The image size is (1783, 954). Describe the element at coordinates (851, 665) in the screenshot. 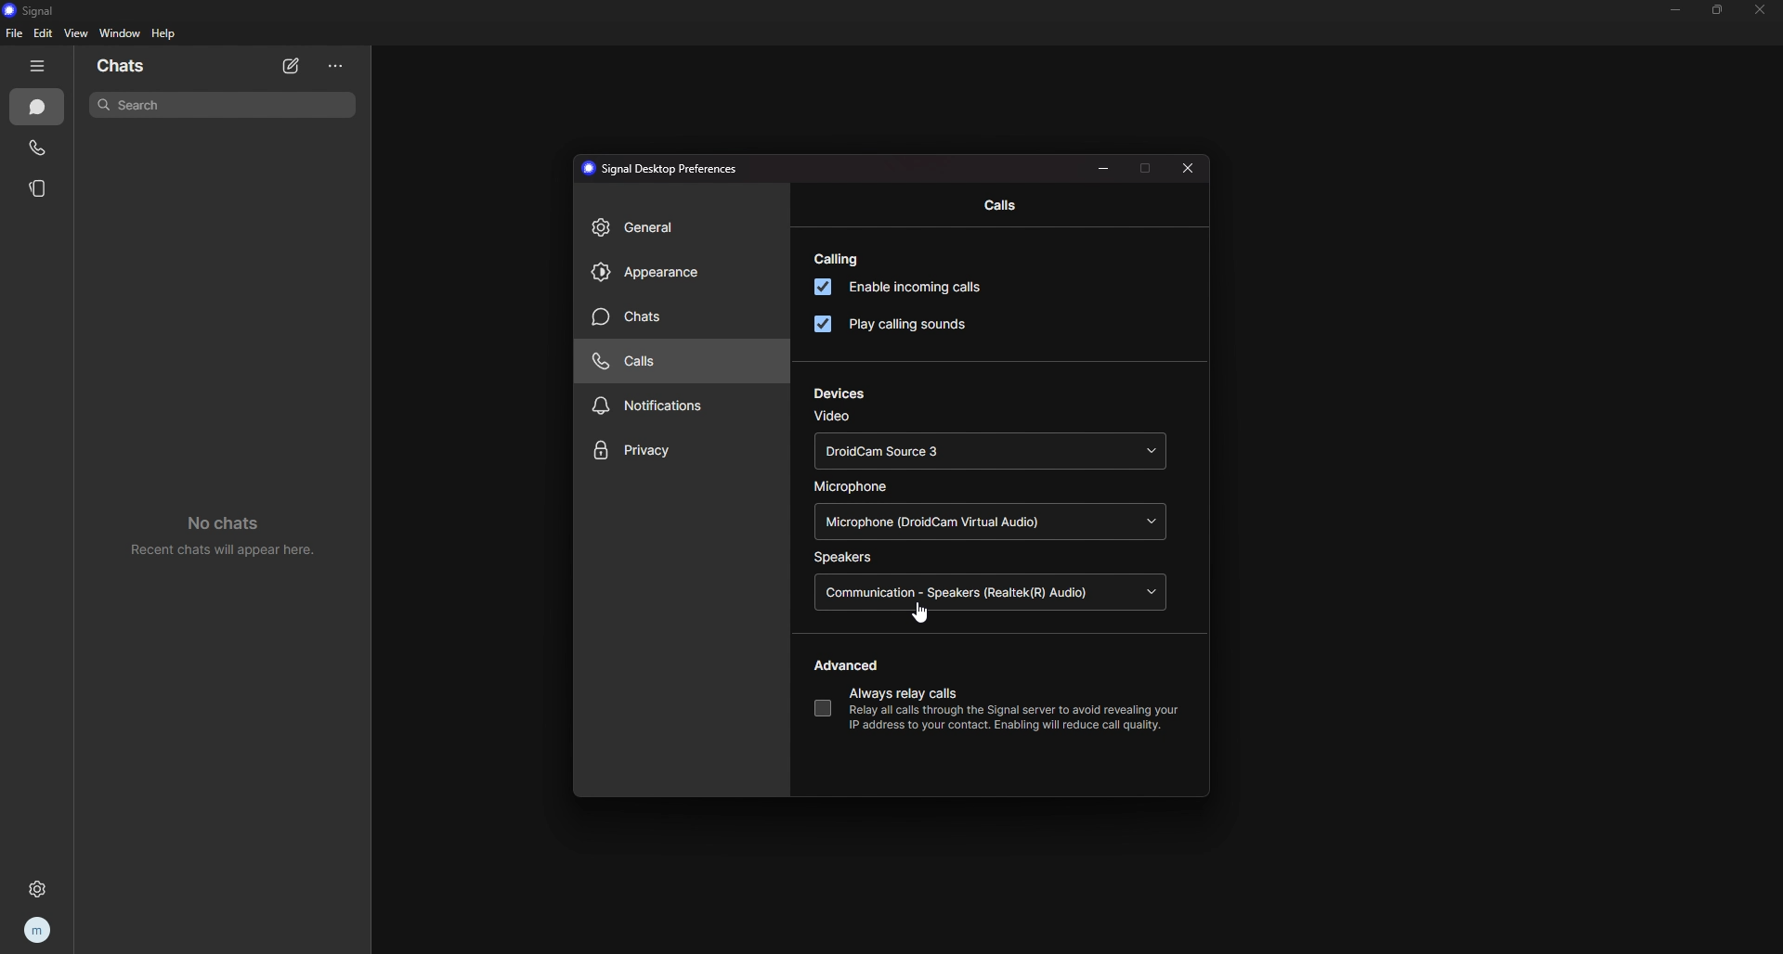

I see `advanced` at that location.